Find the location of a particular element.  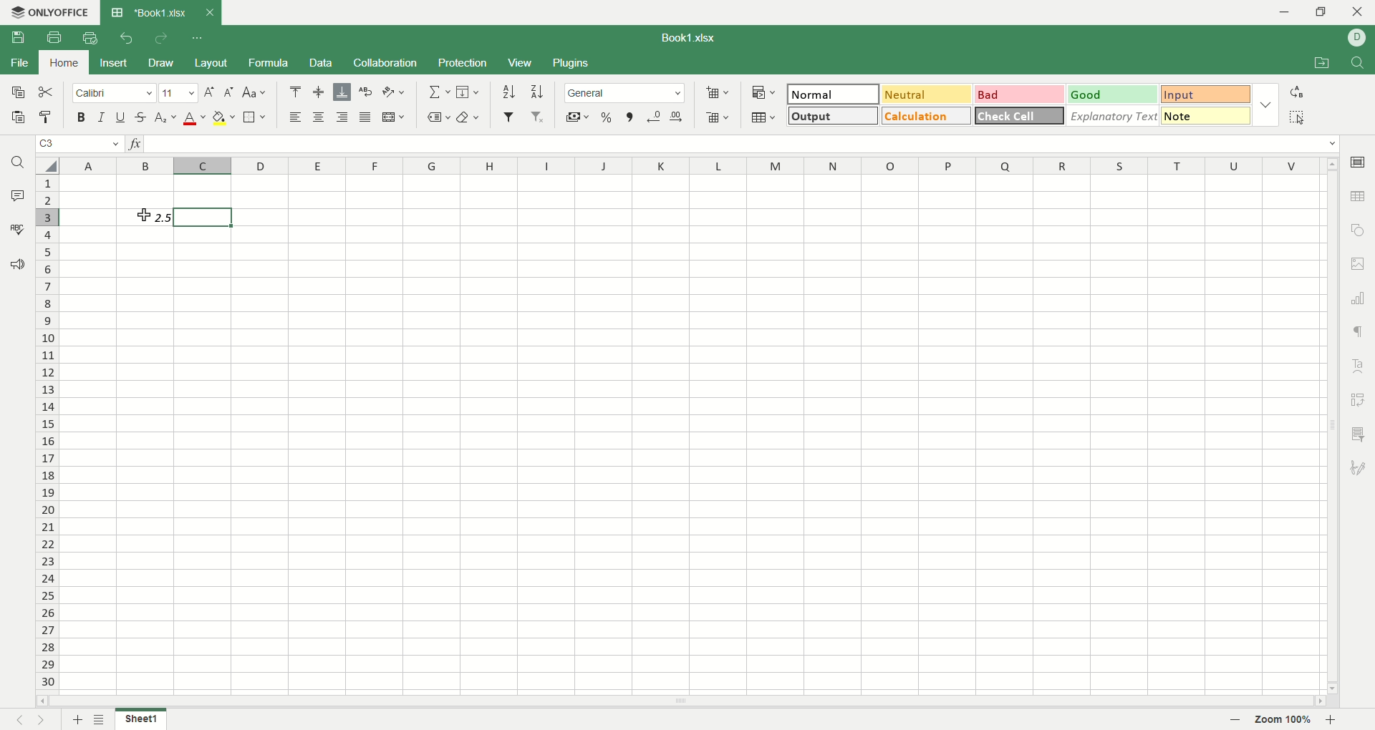

font color is located at coordinates (195, 119).